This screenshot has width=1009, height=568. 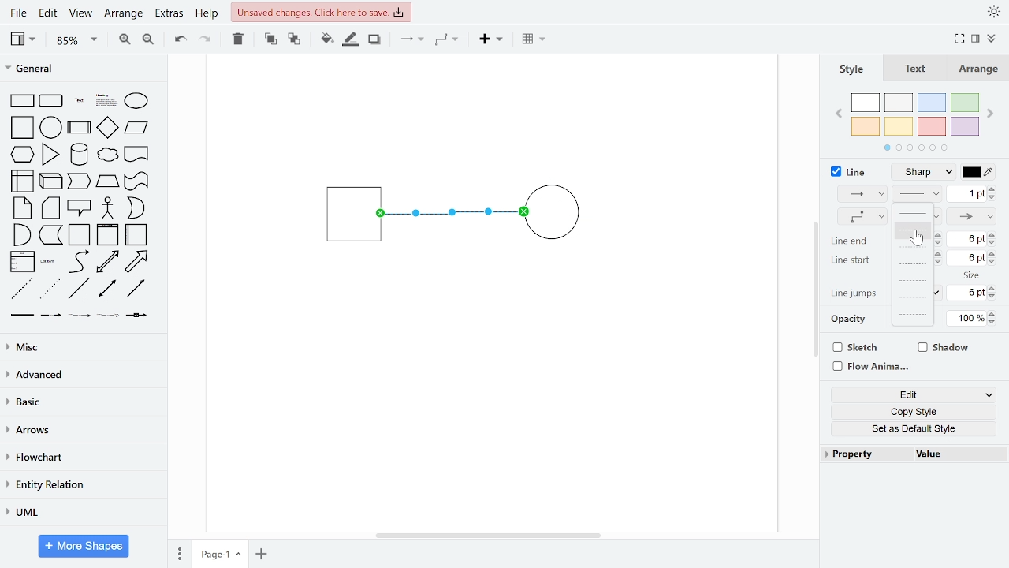 What do you see at coordinates (136, 127) in the screenshot?
I see `paralellogram` at bounding box center [136, 127].